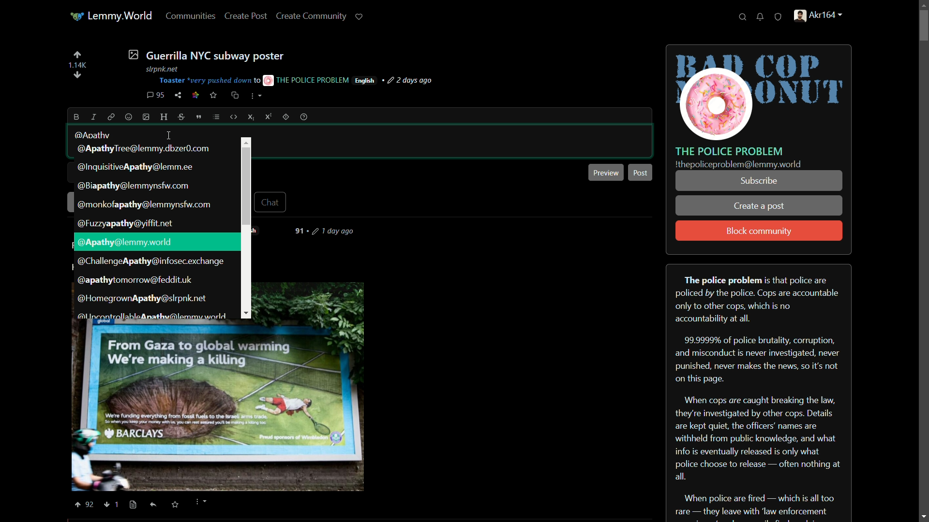 The height and width of the screenshot is (522, 929). I want to click on POST IMAGE, so click(216, 407).